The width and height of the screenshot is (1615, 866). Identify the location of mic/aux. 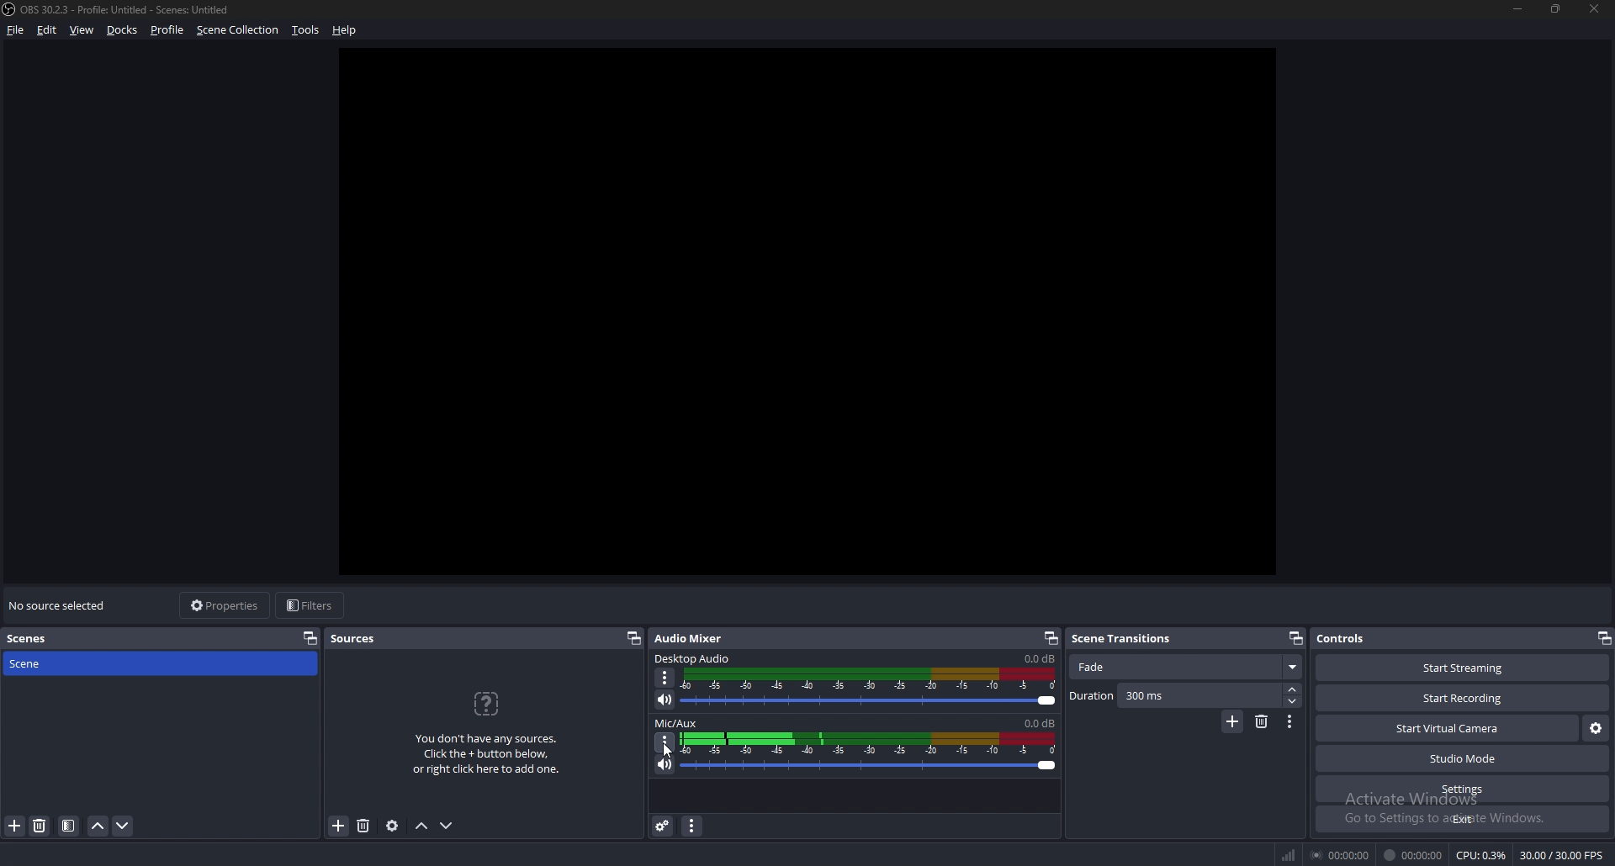
(678, 723).